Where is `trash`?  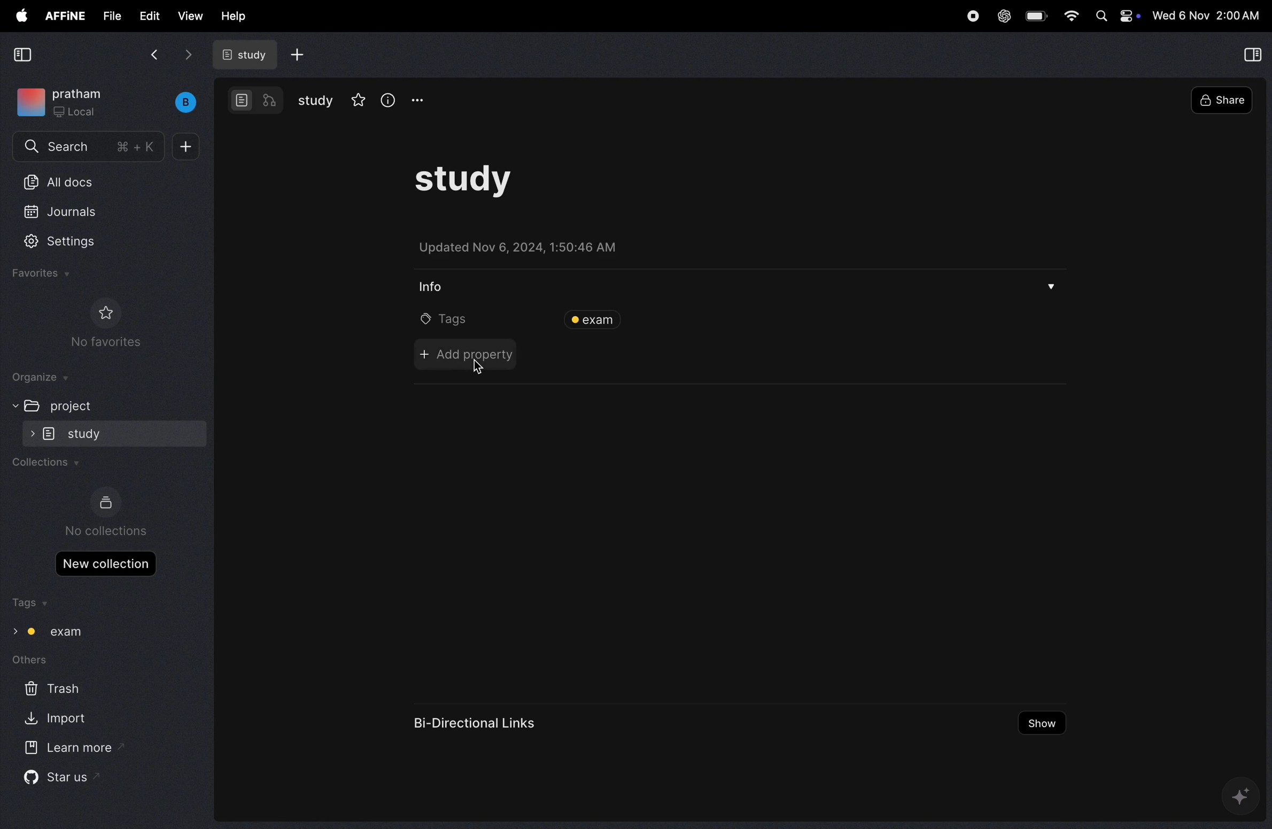
trash is located at coordinates (63, 689).